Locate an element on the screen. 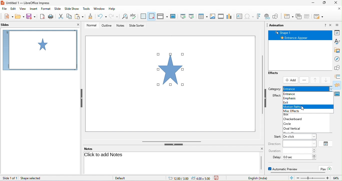 This screenshot has width=342, height=181. find and replace is located at coordinates (124, 16).